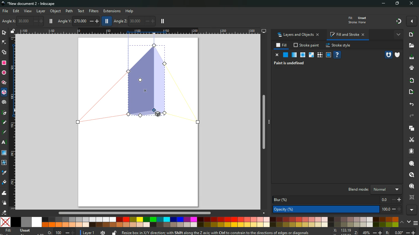 The image size is (419, 235). What do you see at coordinates (5, 213) in the screenshot?
I see `eraser` at bounding box center [5, 213].